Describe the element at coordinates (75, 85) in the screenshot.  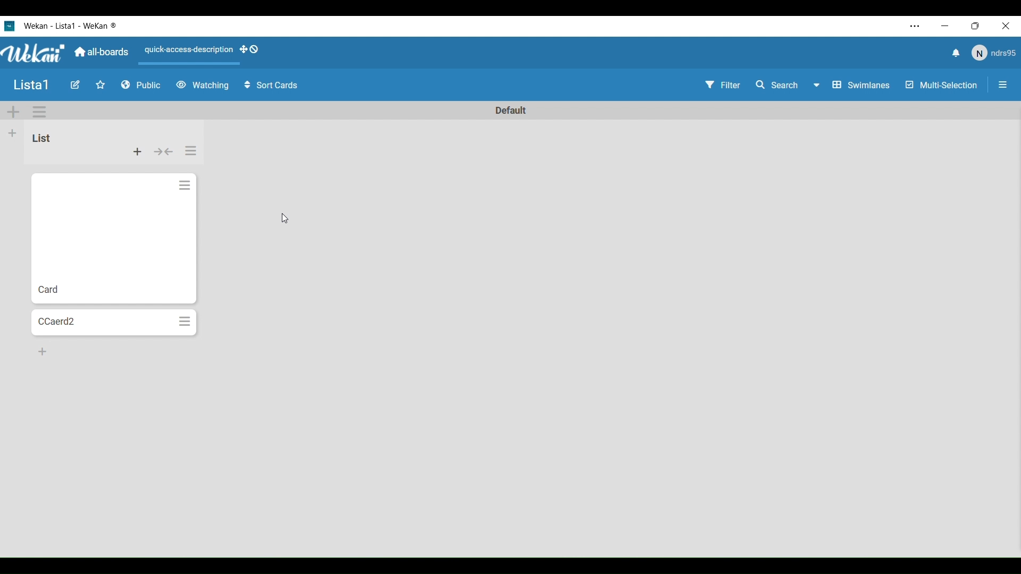
I see `Edit` at that location.